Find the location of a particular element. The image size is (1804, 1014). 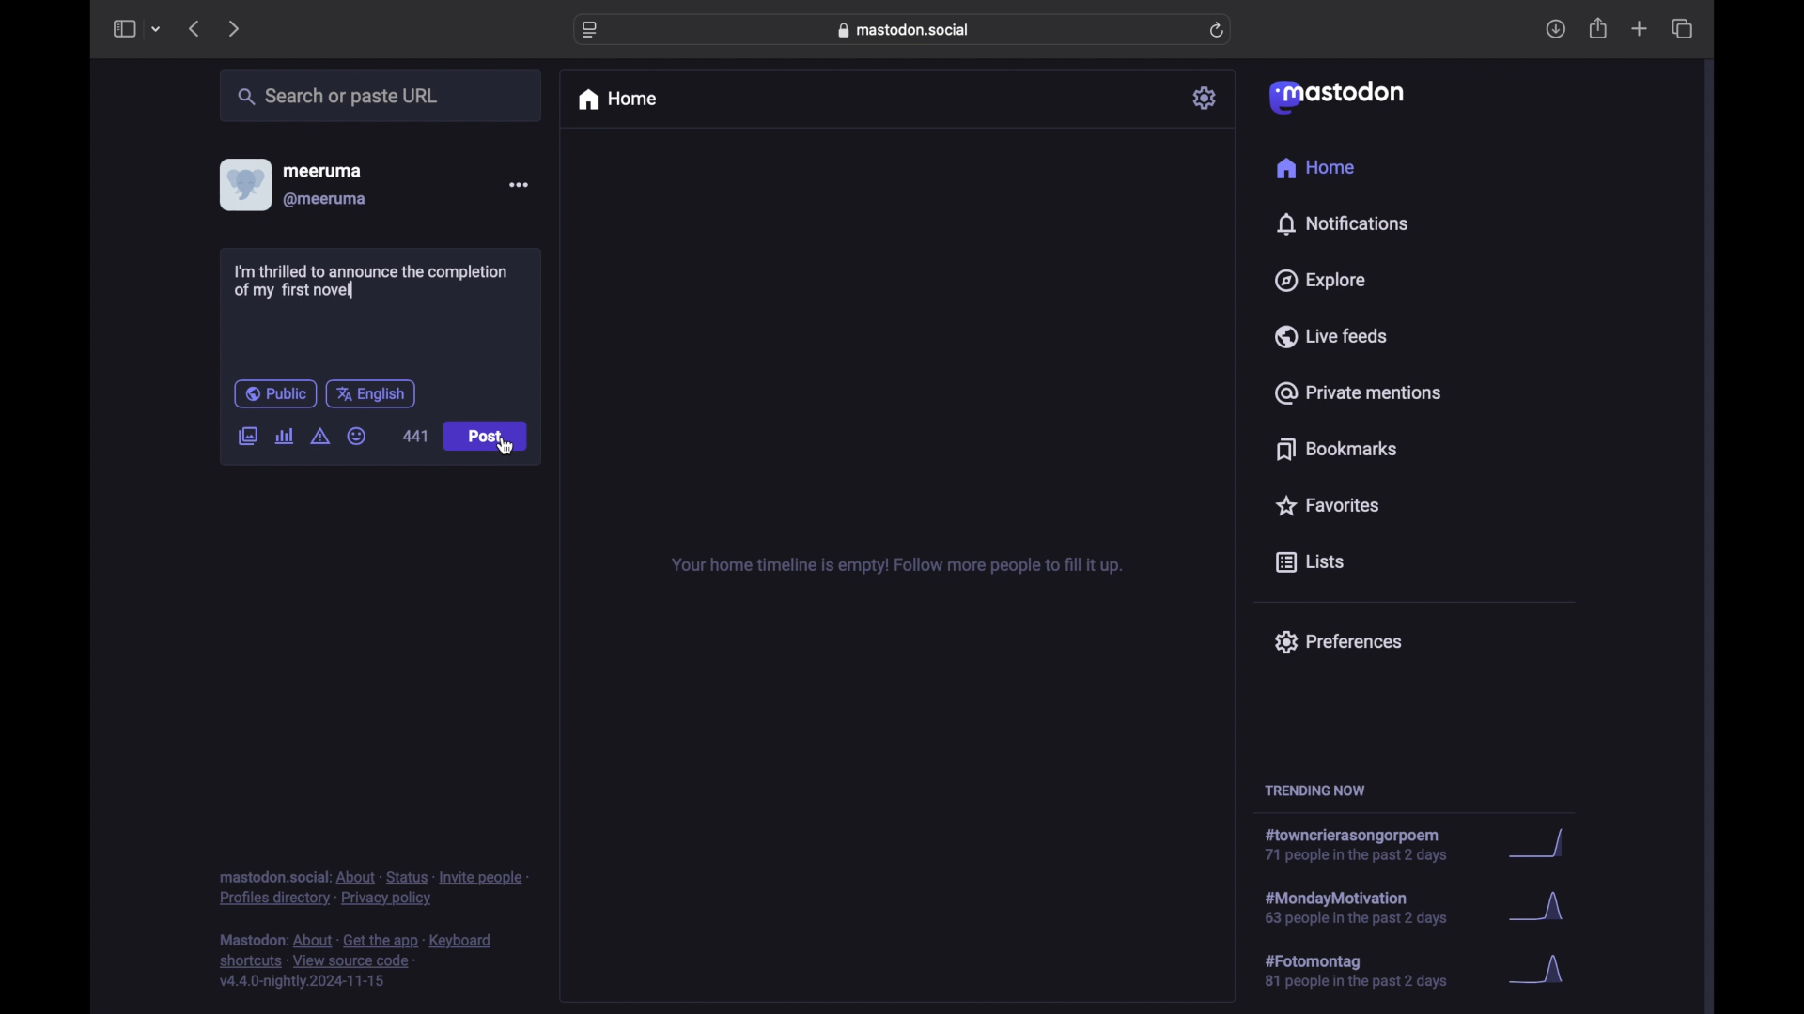

home is located at coordinates (1317, 167).